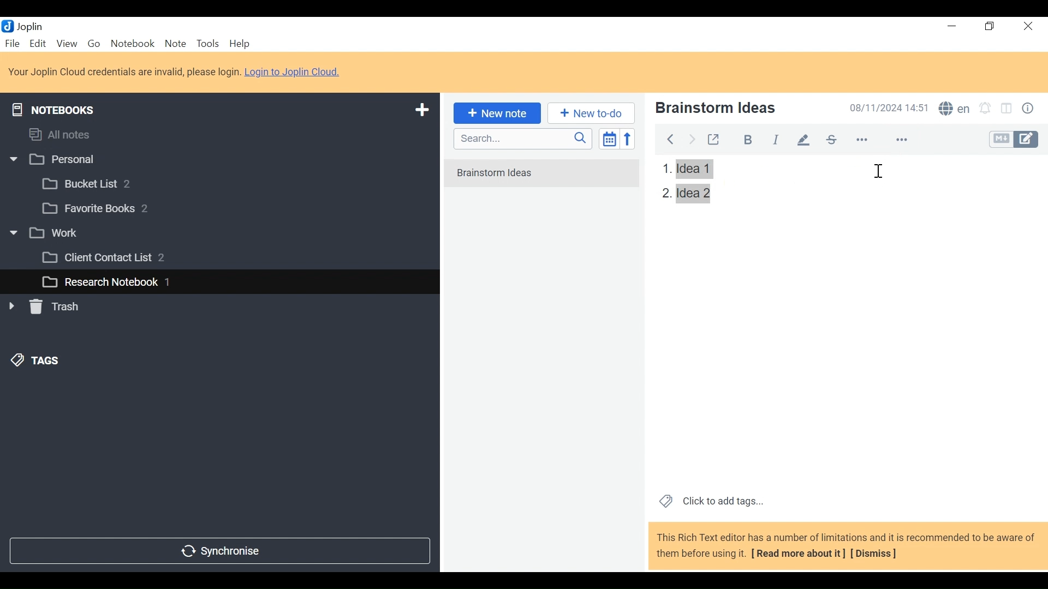 This screenshot has height=589, width=1048. Describe the element at coordinates (739, 109) in the screenshot. I see `Note Name` at that location.